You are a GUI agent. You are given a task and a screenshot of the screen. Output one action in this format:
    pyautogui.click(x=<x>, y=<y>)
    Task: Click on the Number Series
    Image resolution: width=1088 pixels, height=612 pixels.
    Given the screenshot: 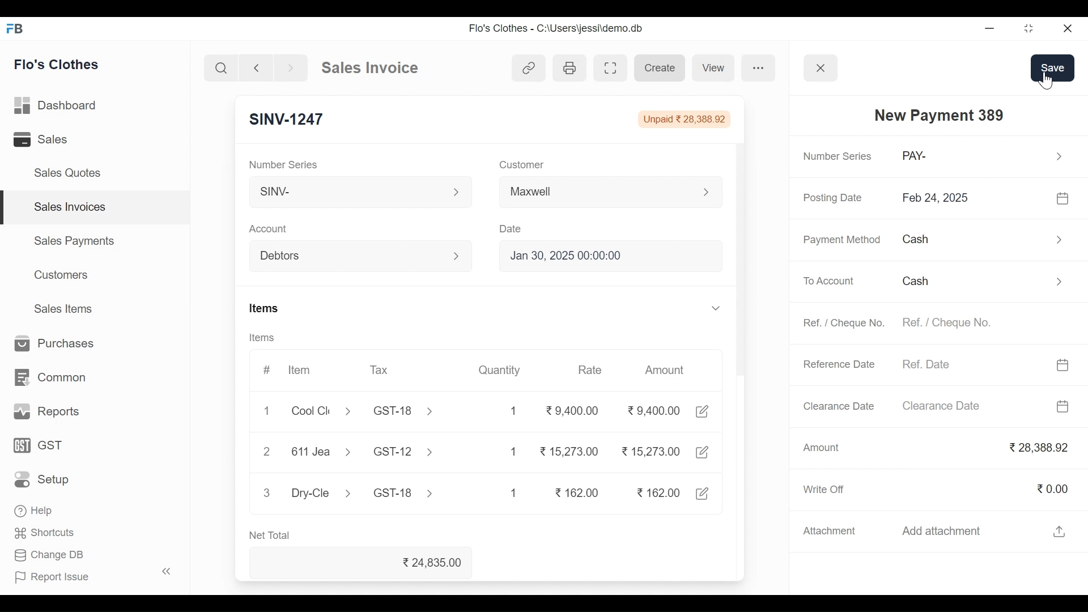 What is the action you would take?
    pyautogui.click(x=284, y=164)
    